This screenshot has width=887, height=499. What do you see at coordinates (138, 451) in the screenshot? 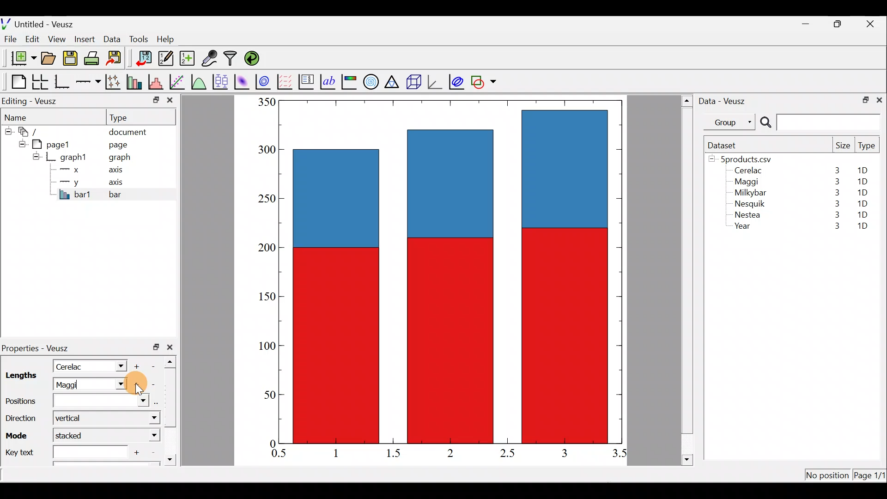
I see `add another item` at bounding box center [138, 451].